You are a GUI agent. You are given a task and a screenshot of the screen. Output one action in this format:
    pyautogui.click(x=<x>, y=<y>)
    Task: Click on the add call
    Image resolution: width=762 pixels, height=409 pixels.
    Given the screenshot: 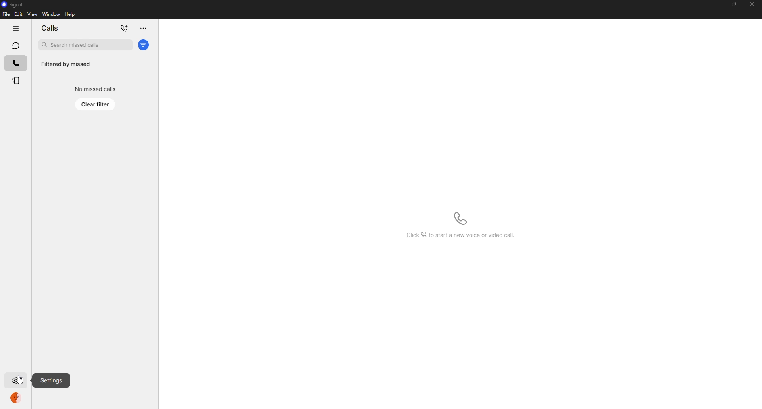 What is the action you would take?
    pyautogui.click(x=124, y=28)
    